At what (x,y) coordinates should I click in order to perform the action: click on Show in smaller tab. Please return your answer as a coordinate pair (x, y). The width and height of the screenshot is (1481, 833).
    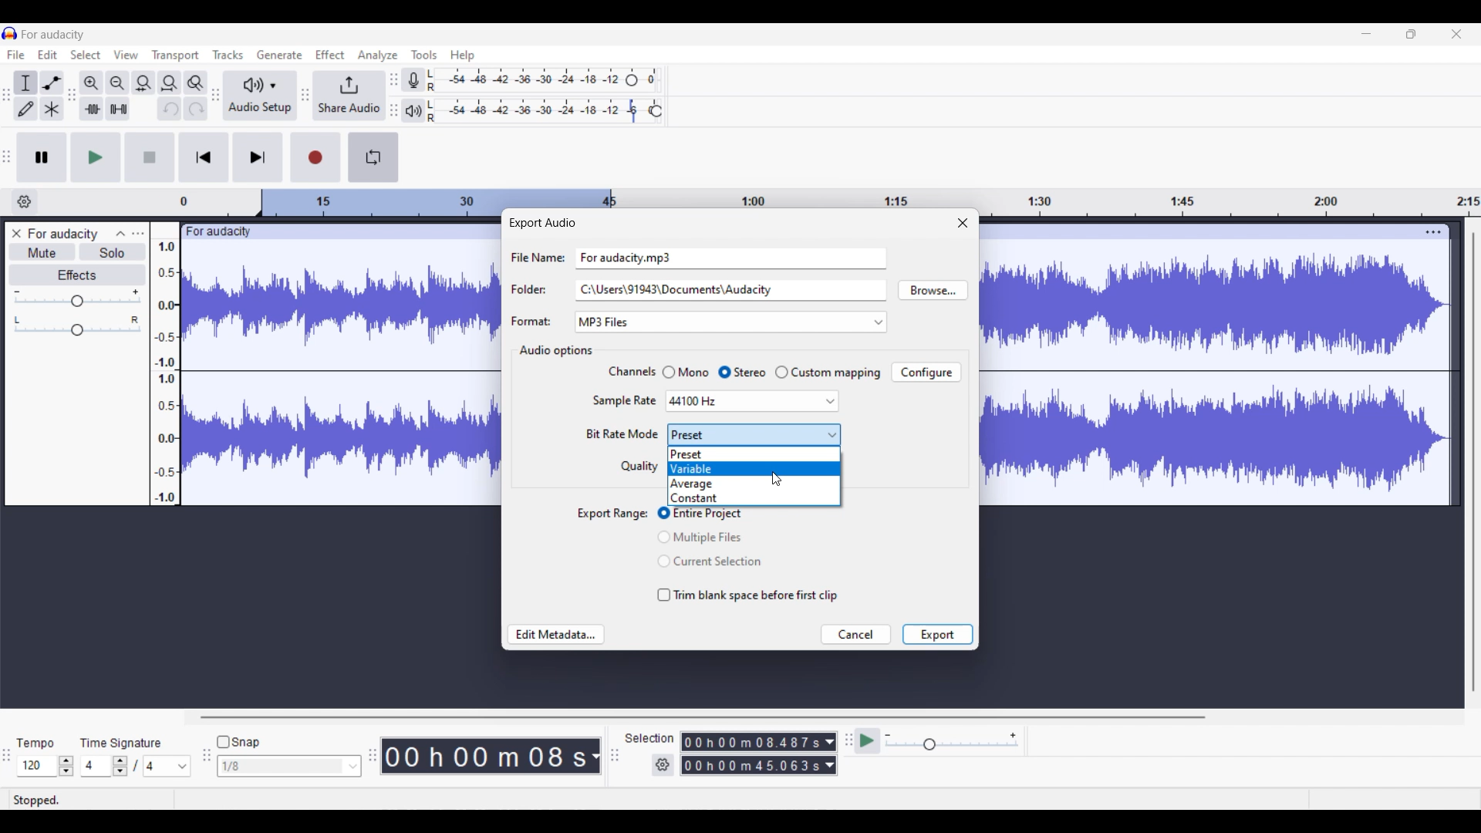
    Looking at the image, I should click on (1411, 34).